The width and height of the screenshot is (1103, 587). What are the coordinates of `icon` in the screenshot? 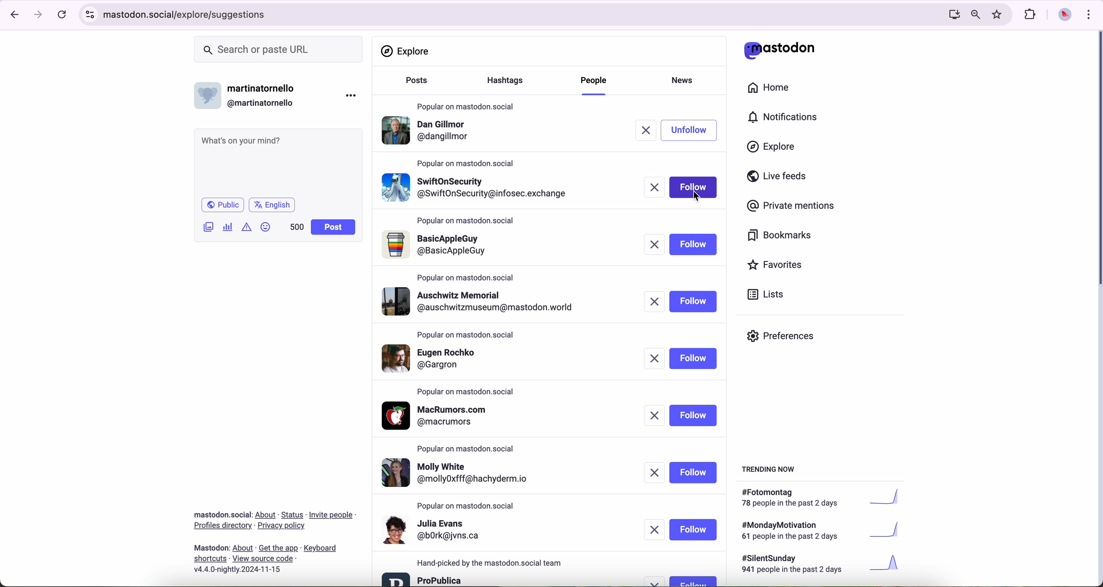 It's located at (247, 226).